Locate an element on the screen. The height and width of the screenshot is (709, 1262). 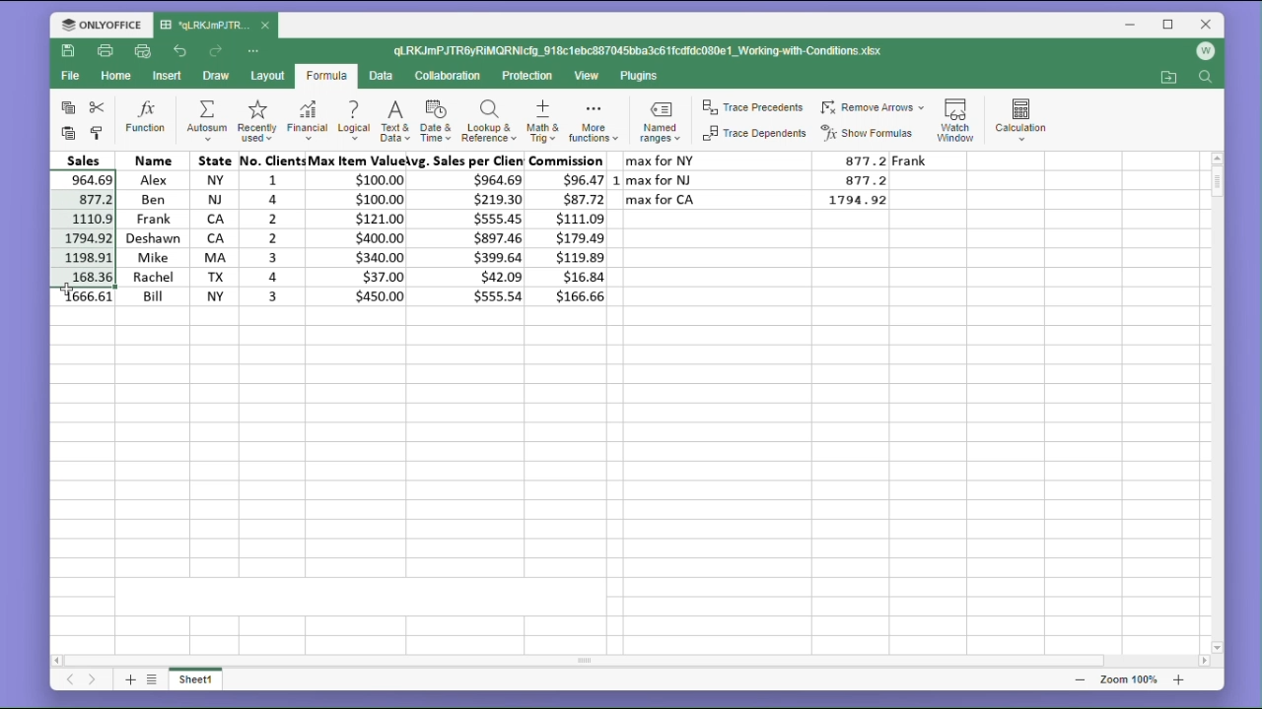
close is located at coordinates (1207, 24).